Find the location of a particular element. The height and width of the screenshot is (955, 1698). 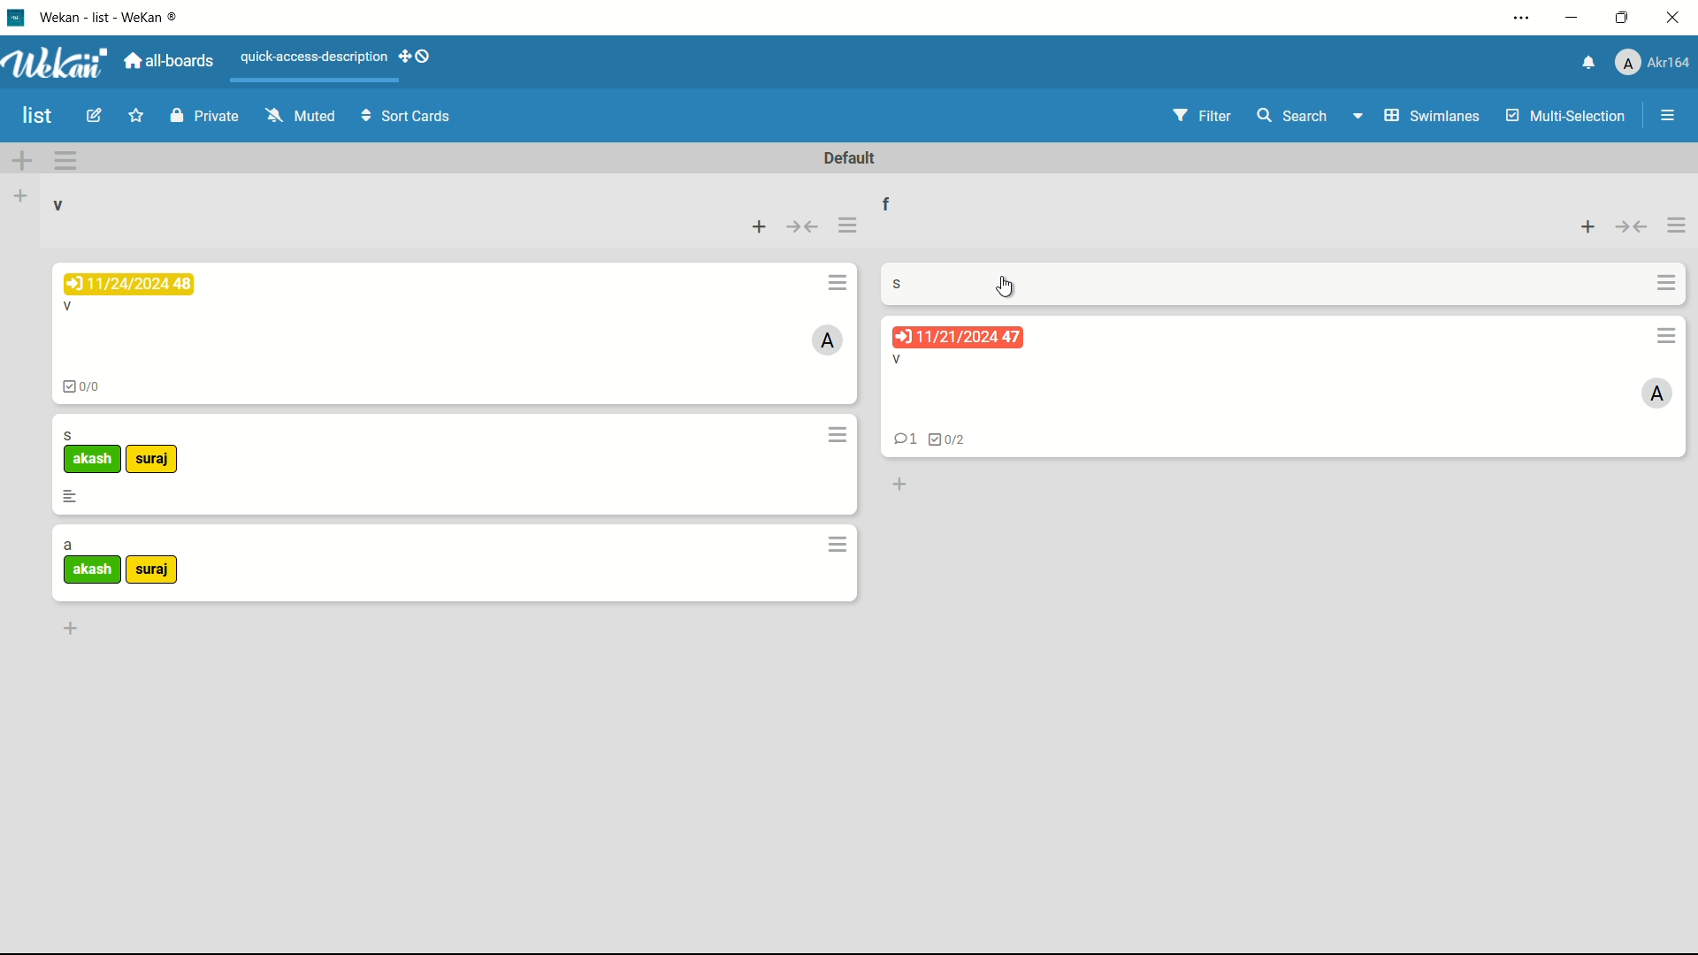

due date is located at coordinates (129, 284).